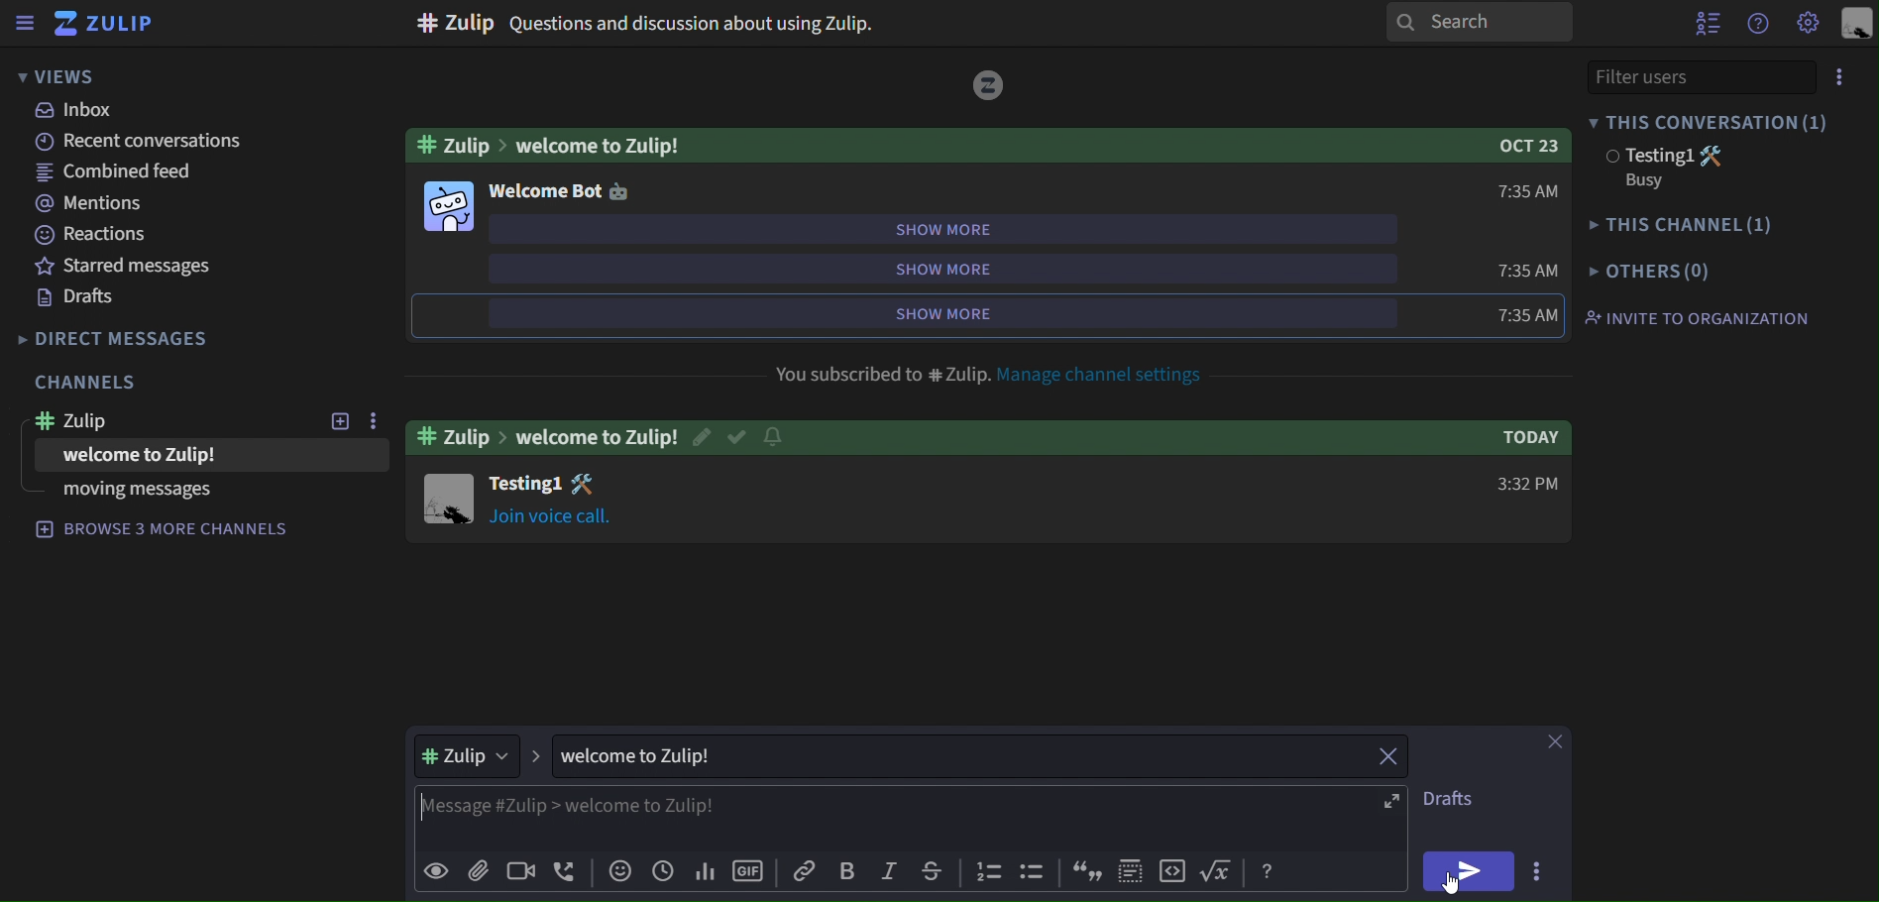 The image size is (1879, 902). What do you see at coordinates (26, 25) in the screenshot?
I see `sidebar` at bounding box center [26, 25].